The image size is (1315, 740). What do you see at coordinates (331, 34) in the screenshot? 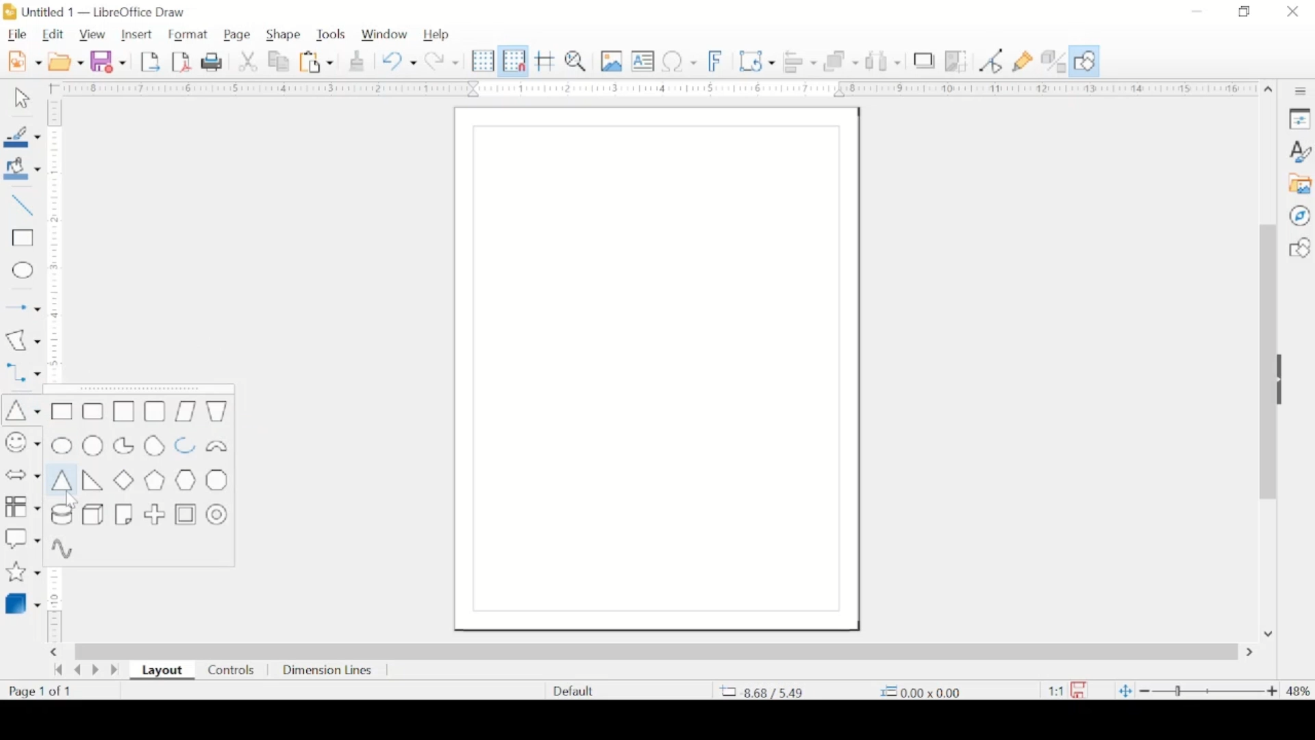
I see `tools` at bounding box center [331, 34].